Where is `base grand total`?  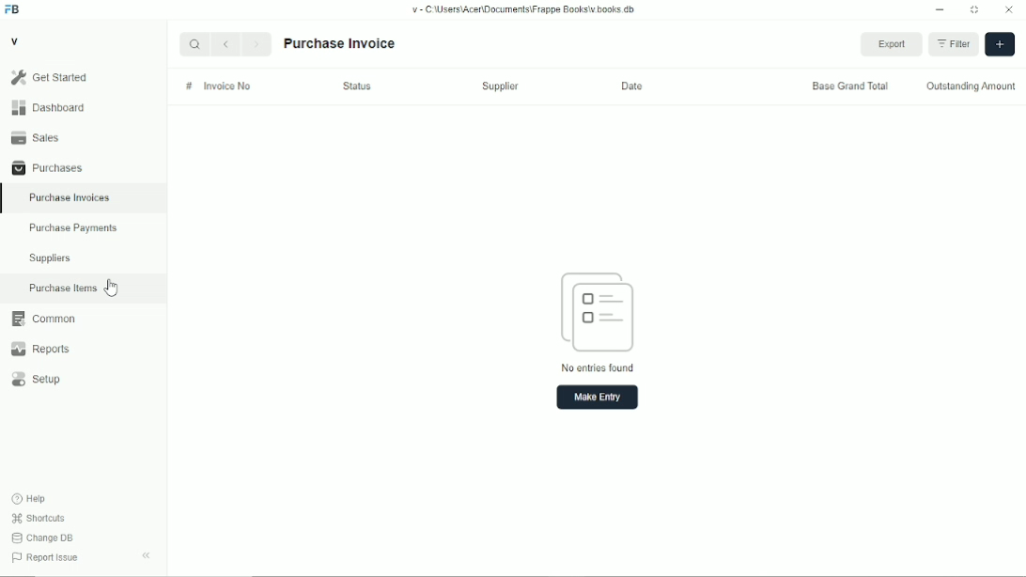
base grand total is located at coordinates (850, 86).